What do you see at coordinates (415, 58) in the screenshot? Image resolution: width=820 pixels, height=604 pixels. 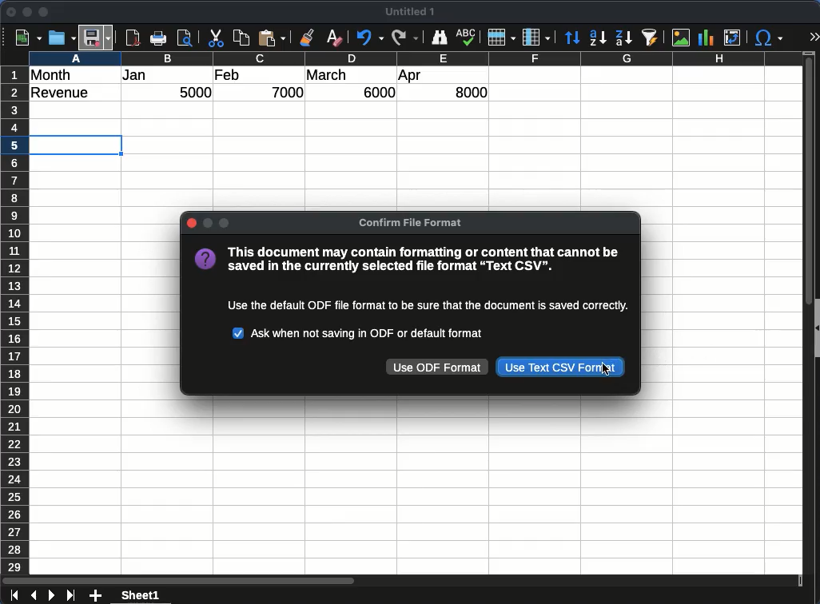 I see `column` at bounding box center [415, 58].